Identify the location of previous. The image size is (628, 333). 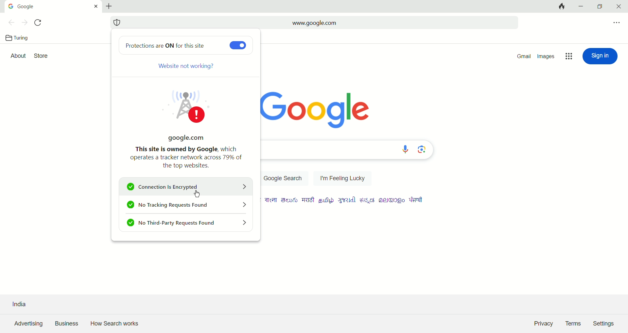
(9, 22).